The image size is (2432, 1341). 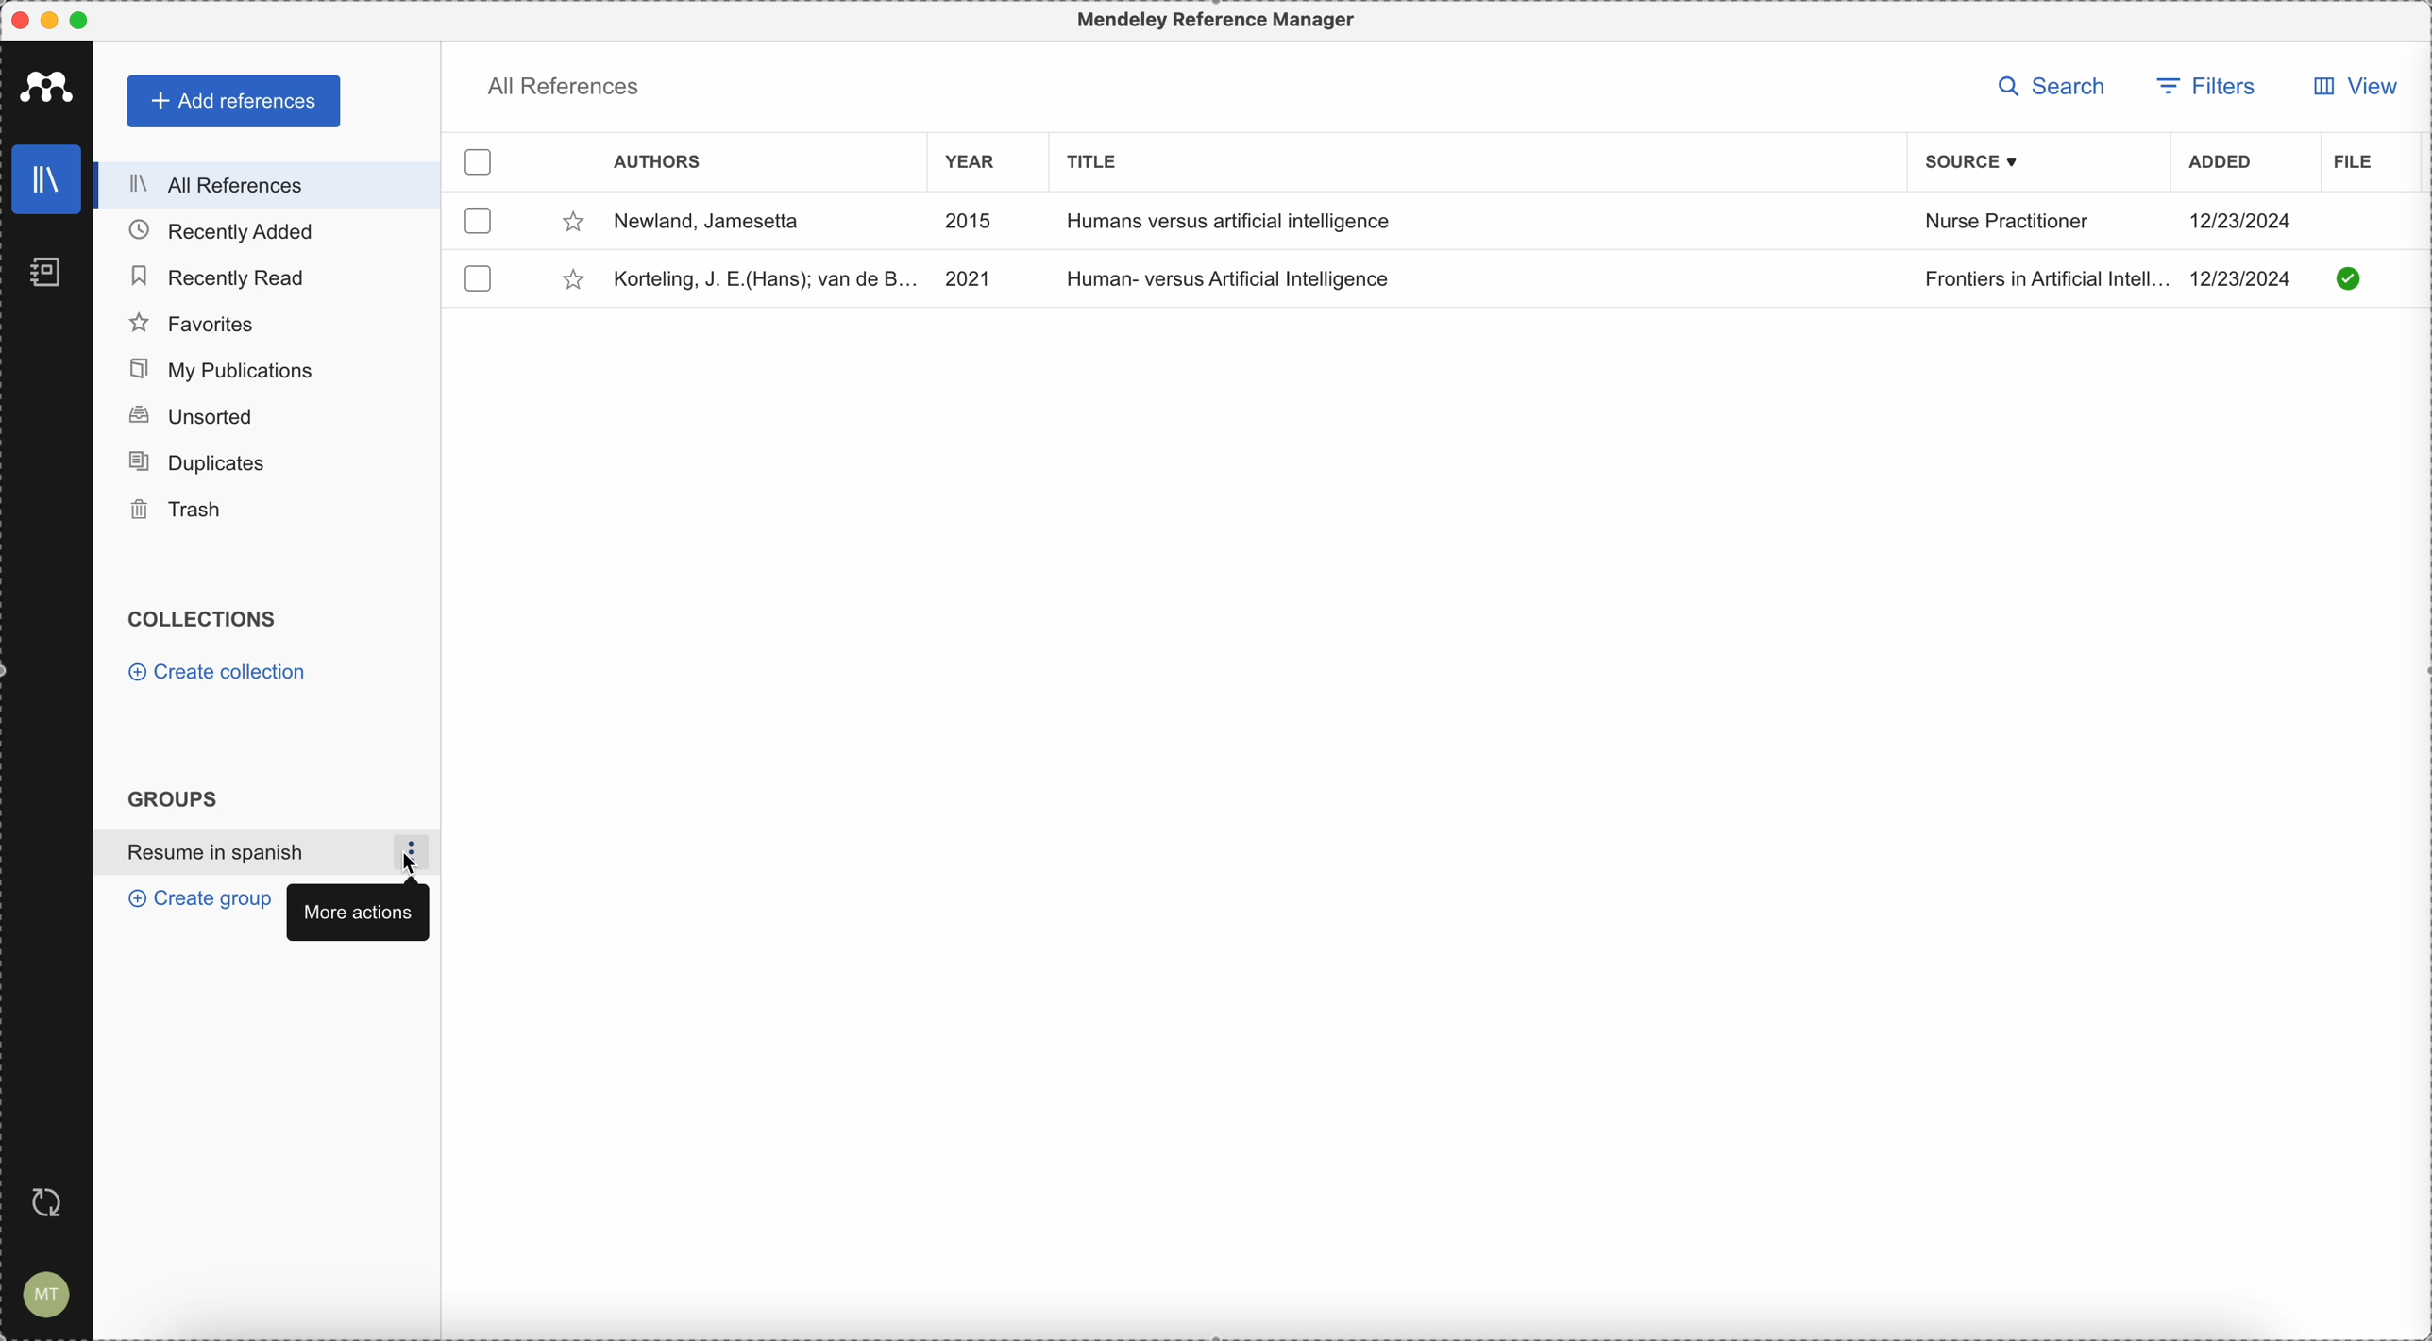 What do you see at coordinates (44, 180) in the screenshot?
I see `library` at bounding box center [44, 180].